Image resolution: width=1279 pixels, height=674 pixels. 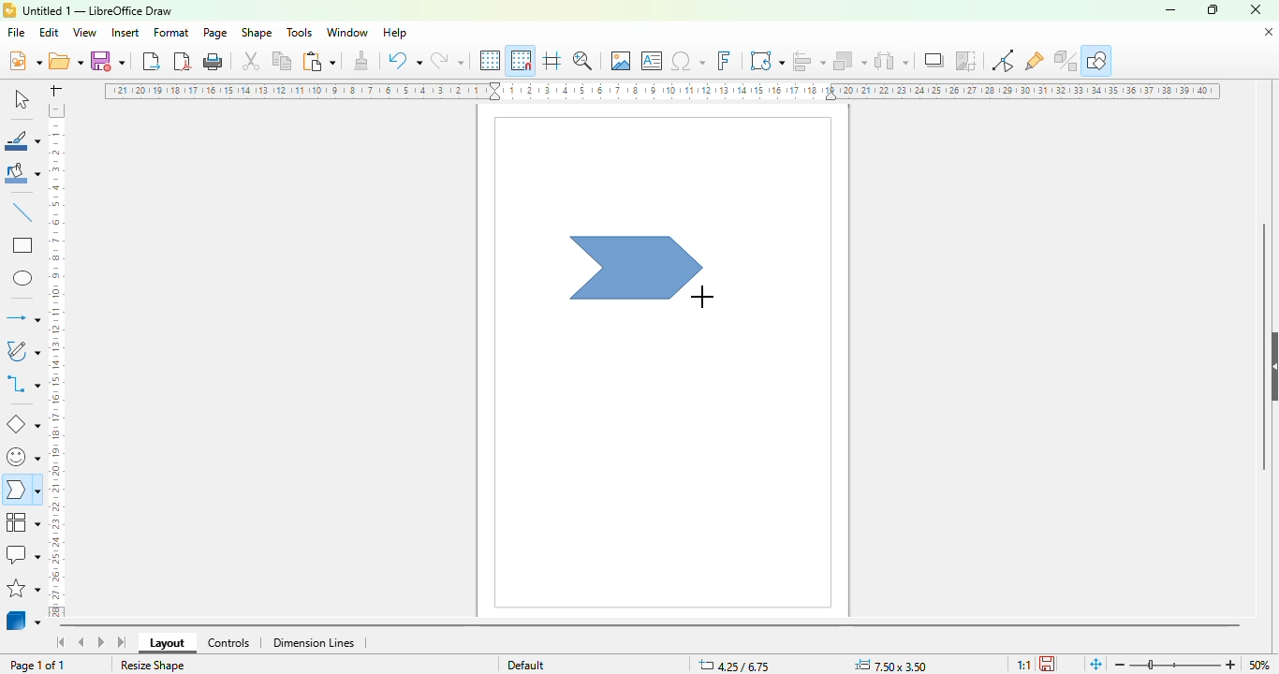 What do you see at coordinates (1121, 665) in the screenshot?
I see `zoom out` at bounding box center [1121, 665].